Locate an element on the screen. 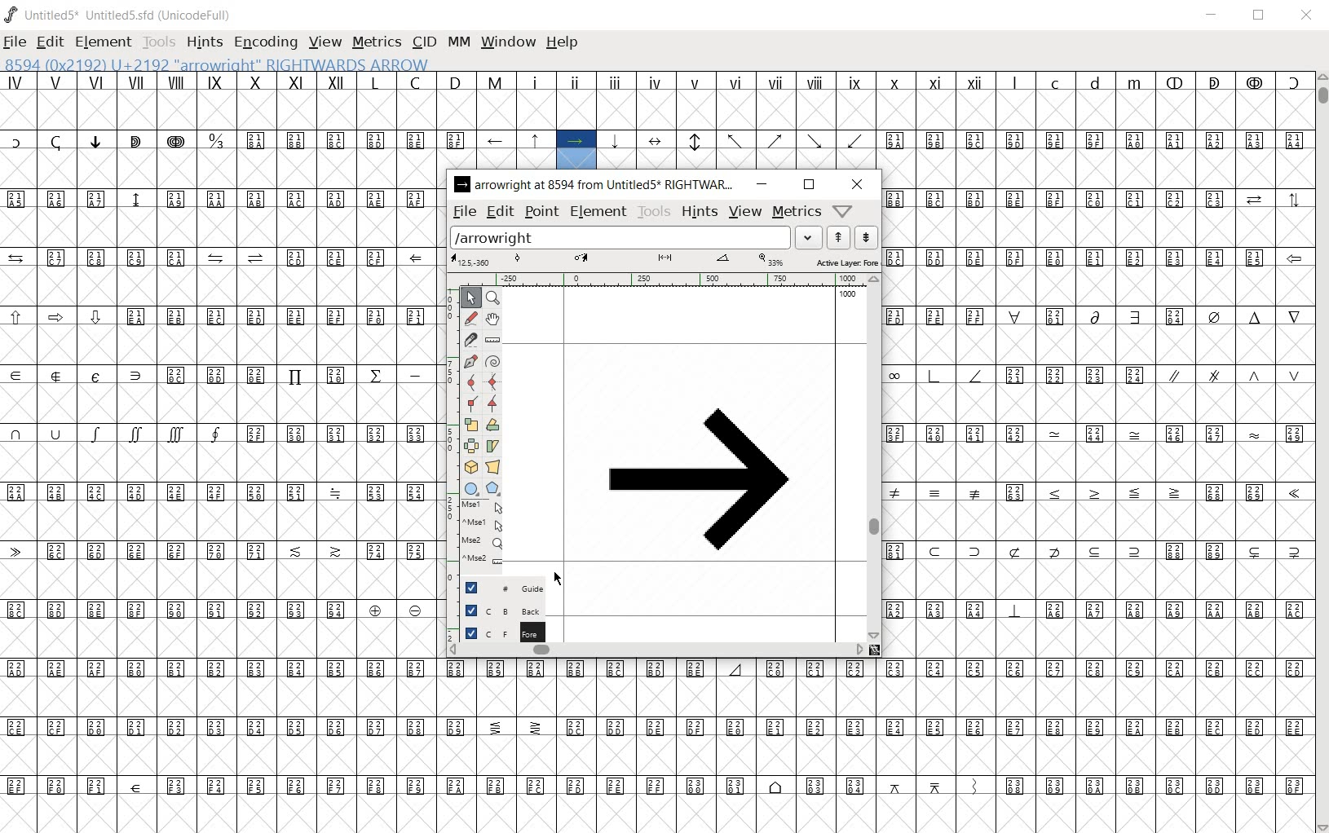 This screenshot has width=1329, height=833. element is located at coordinates (598, 211).